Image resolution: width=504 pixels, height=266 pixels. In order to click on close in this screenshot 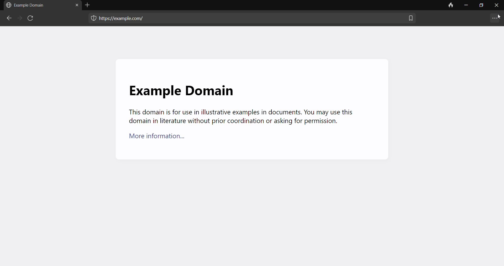, I will do `click(496, 7)`.